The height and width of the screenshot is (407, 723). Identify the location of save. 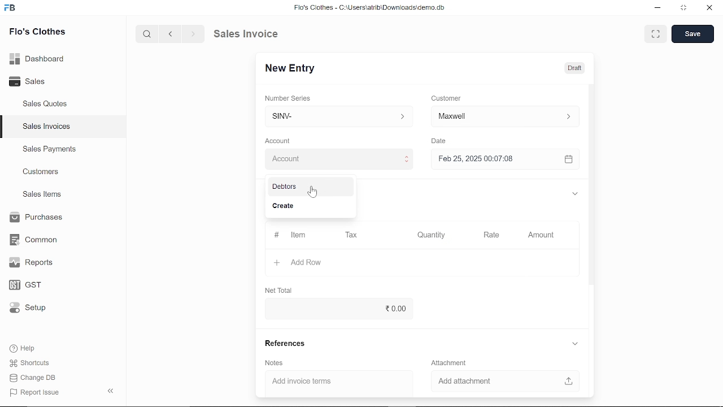
(693, 34).